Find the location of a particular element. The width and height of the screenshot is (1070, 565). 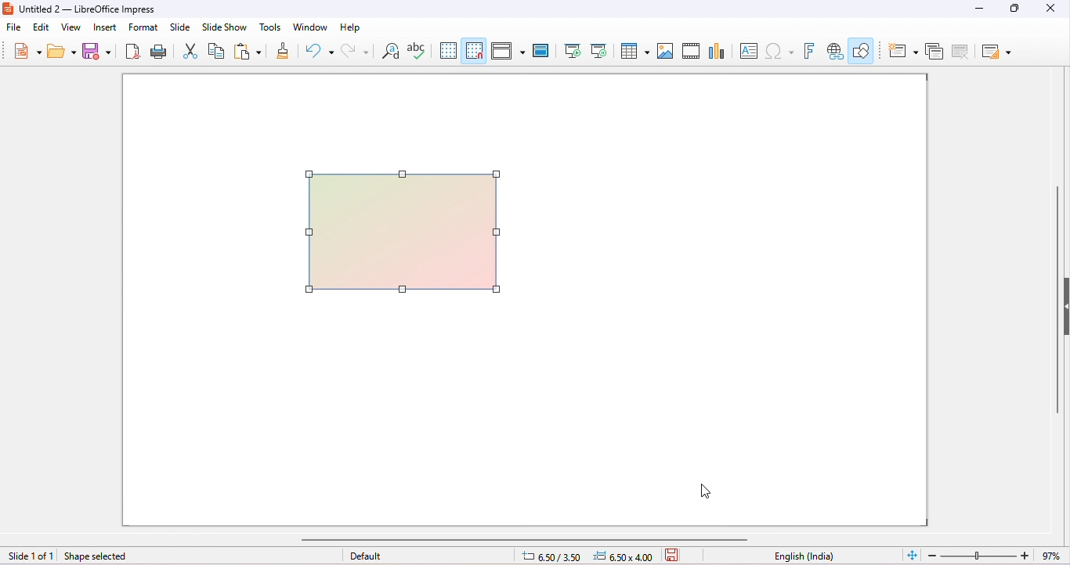

slide show is located at coordinates (223, 27).